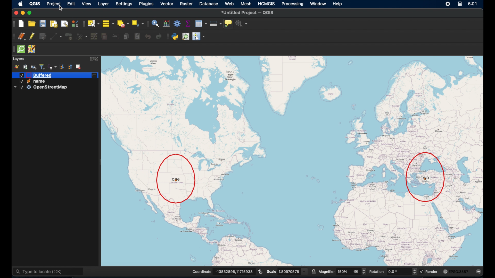  Describe the element at coordinates (246, 3) in the screenshot. I see `mesh` at that location.